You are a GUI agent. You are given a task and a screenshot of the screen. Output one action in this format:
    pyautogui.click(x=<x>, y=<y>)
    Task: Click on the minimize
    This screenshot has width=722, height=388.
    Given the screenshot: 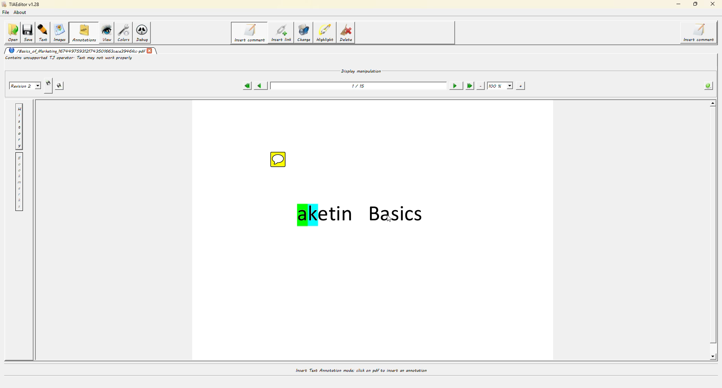 What is the action you would take?
    pyautogui.click(x=677, y=4)
    